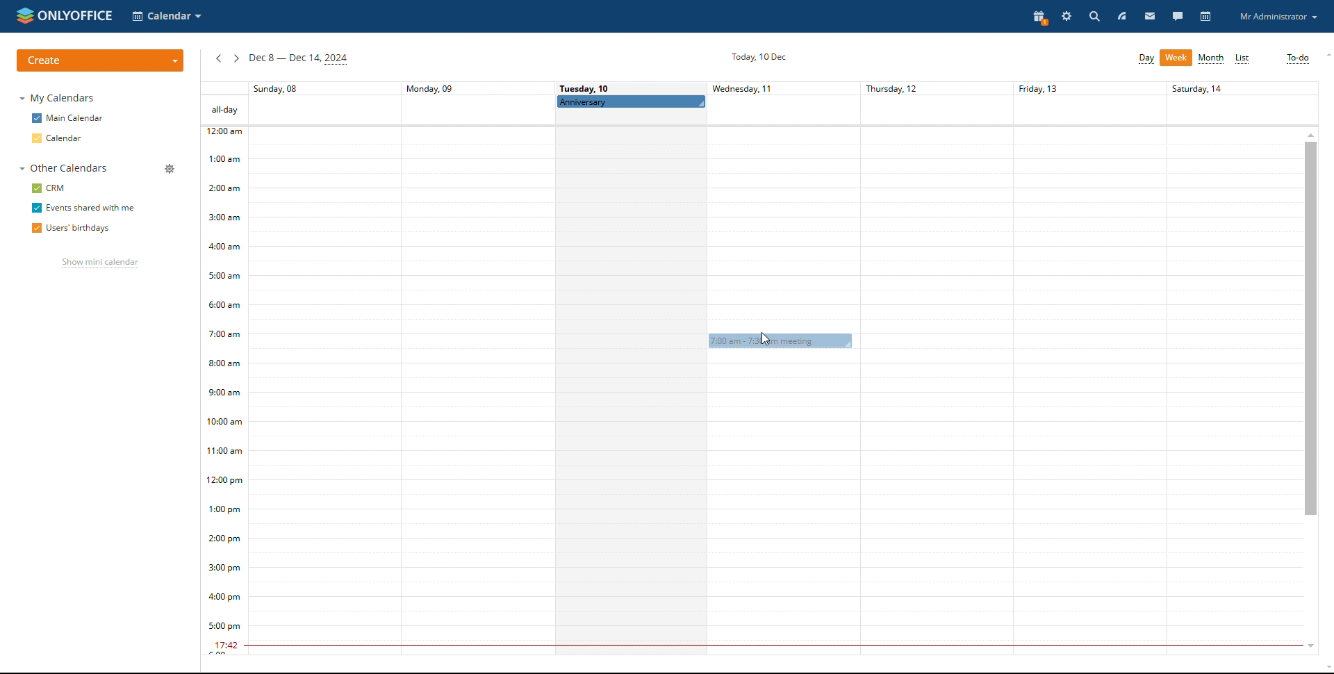 The height and width of the screenshot is (674, 1334). What do you see at coordinates (1068, 17) in the screenshot?
I see `settings` at bounding box center [1068, 17].